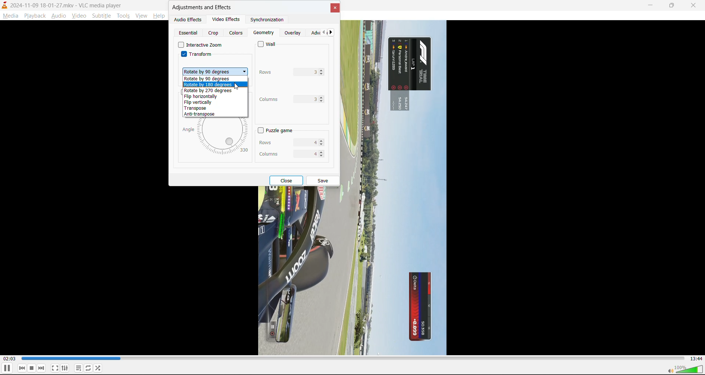 Image resolution: width=705 pixels, height=375 pixels. I want to click on adjustments and  effects, so click(203, 8).